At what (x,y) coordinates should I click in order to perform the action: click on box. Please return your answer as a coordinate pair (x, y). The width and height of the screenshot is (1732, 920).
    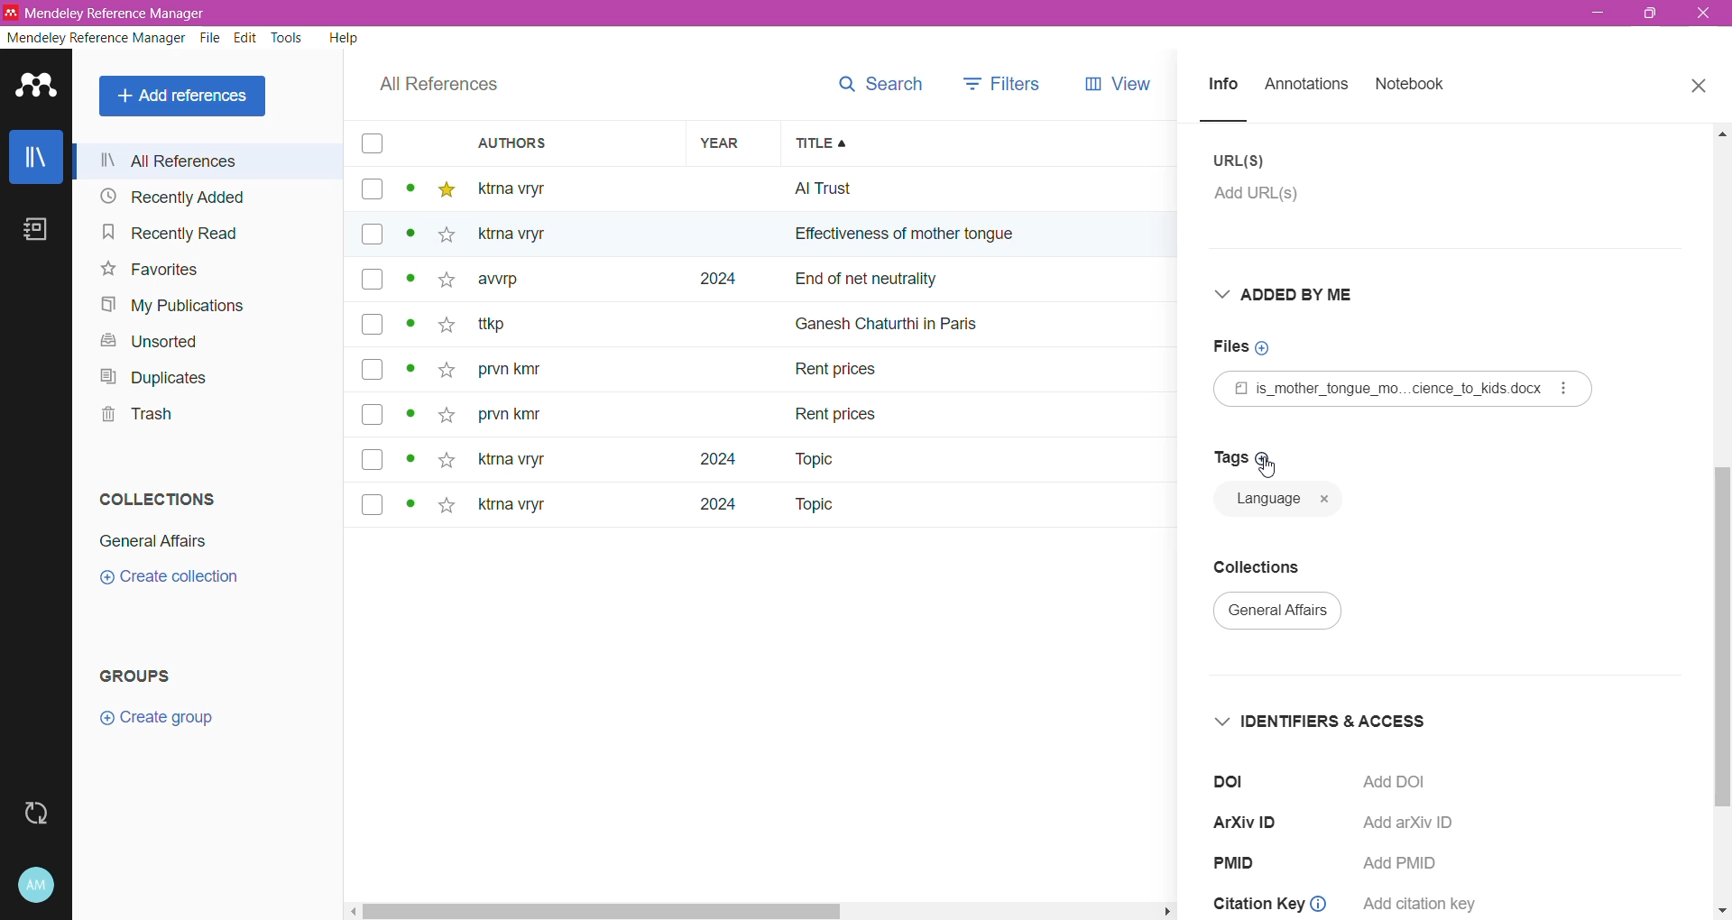
    Looking at the image, I should click on (370, 144).